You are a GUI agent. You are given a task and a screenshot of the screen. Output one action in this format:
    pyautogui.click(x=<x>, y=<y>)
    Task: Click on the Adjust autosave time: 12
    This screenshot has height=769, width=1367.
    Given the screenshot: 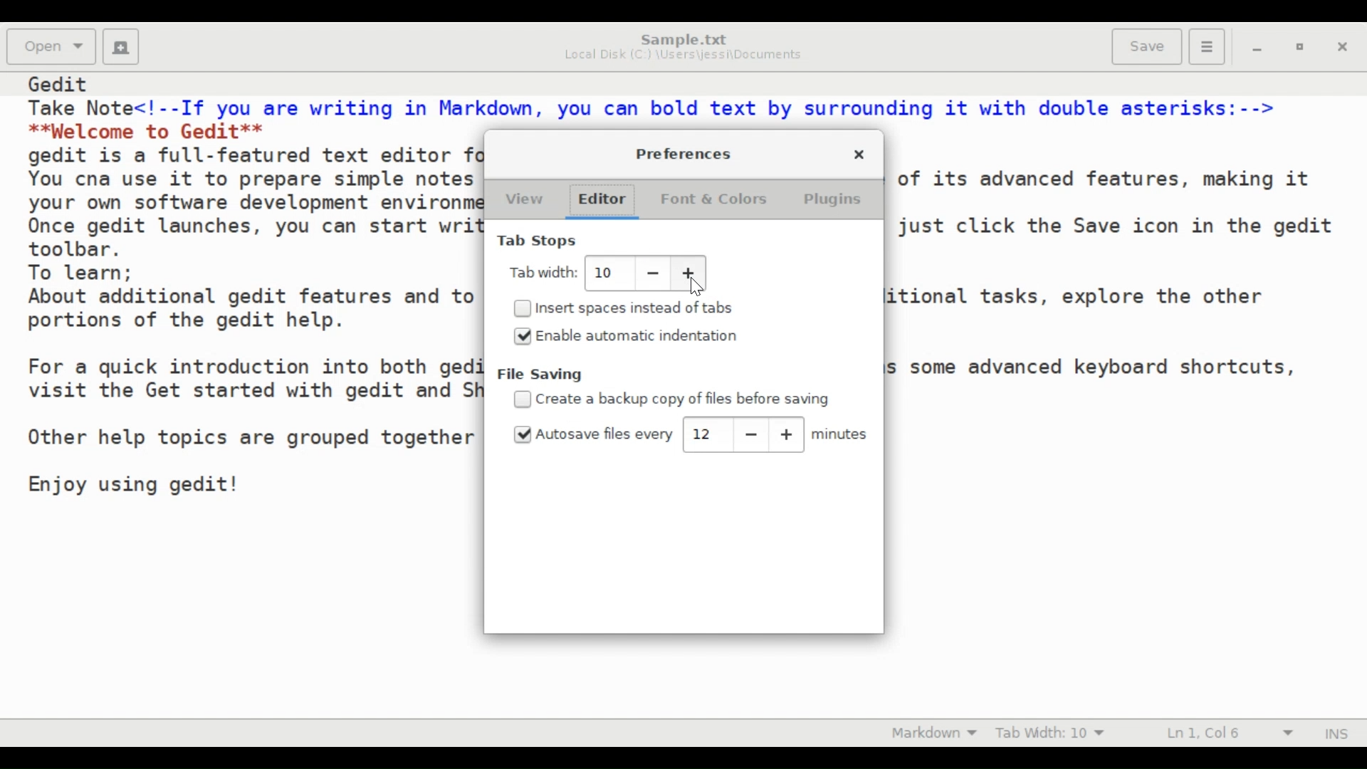 What is the action you would take?
    pyautogui.click(x=703, y=433)
    